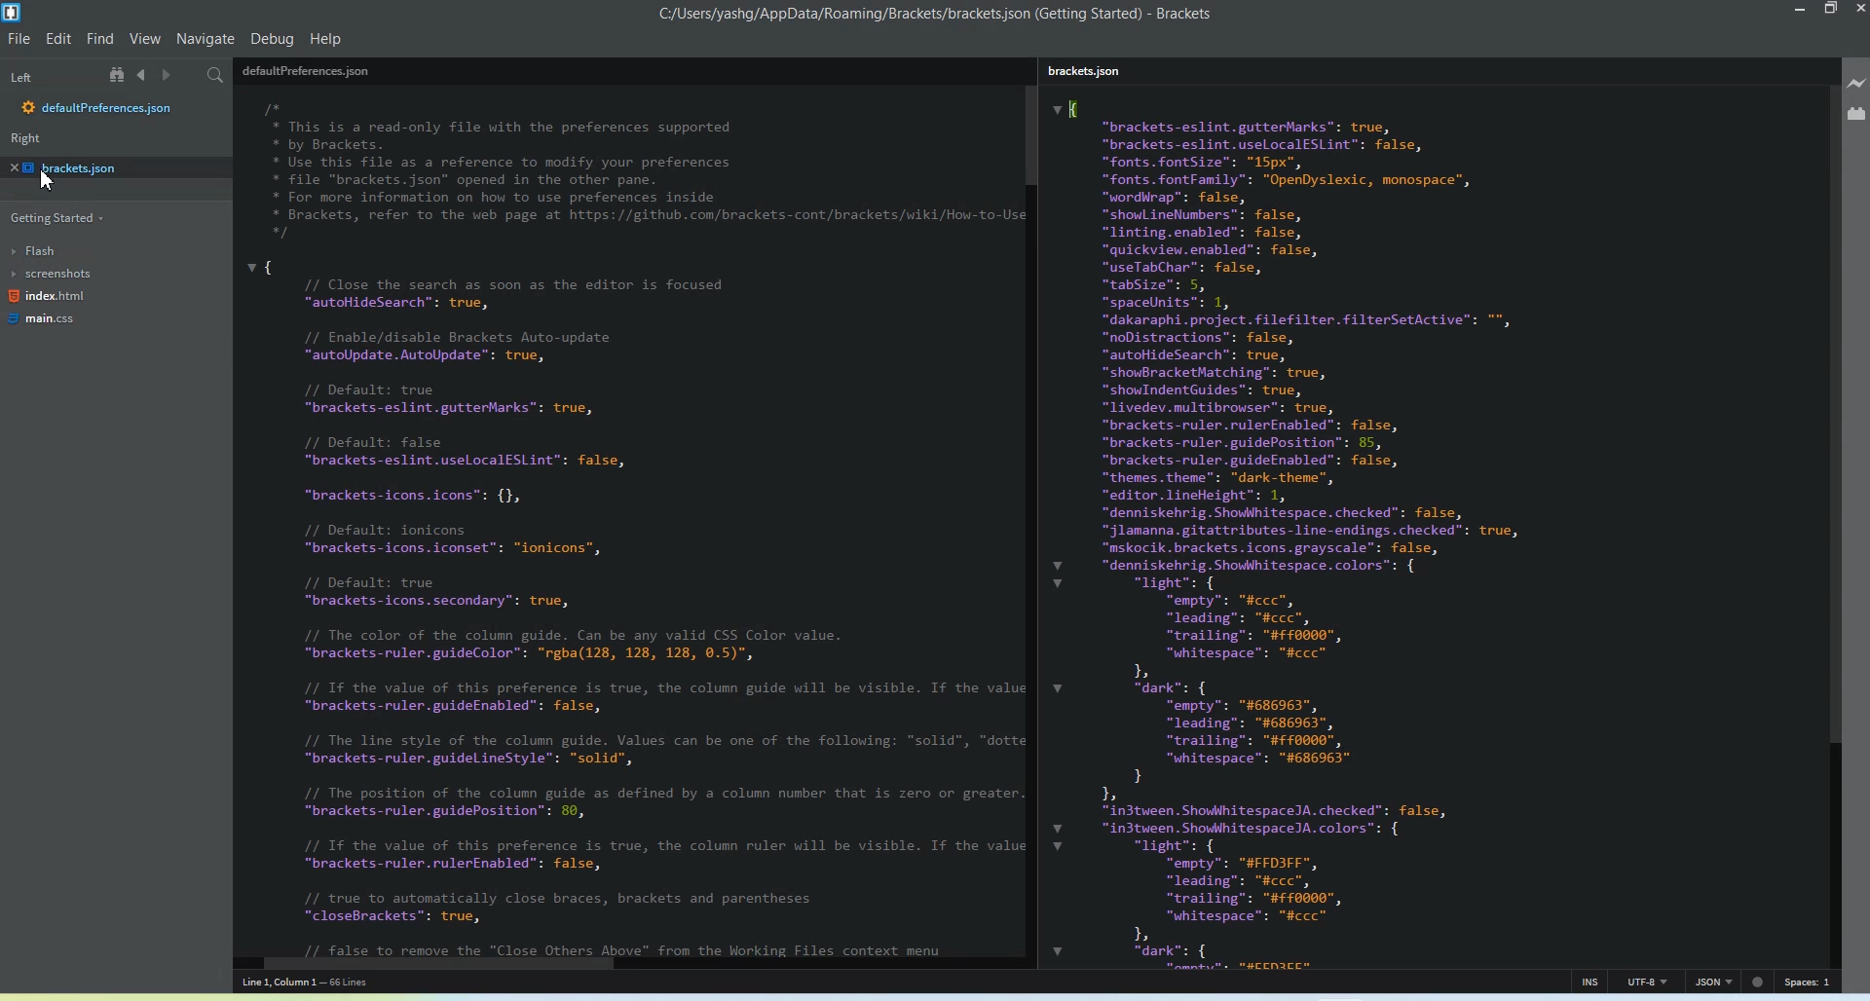  I want to click on Spaces, so click(1810, 982).